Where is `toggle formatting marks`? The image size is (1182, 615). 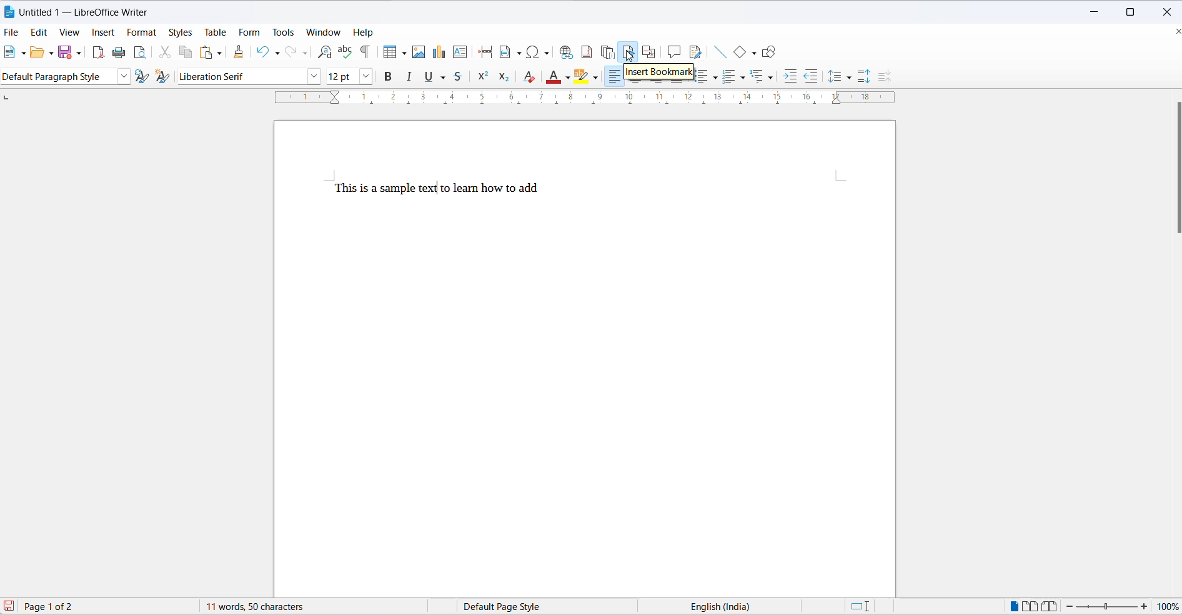
toggle formatting marks is located at coordinates (365, 51).